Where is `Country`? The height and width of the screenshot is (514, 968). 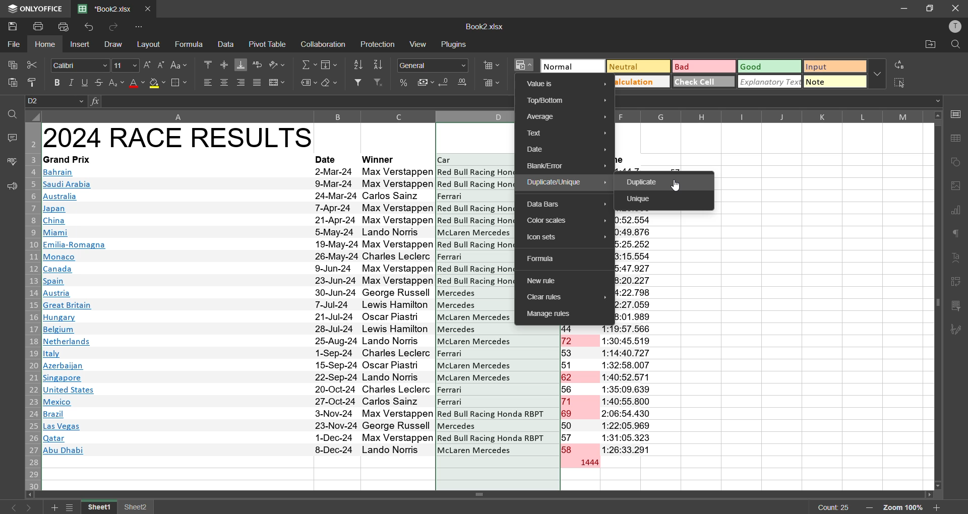 Country is located at coordinates (75, 313).